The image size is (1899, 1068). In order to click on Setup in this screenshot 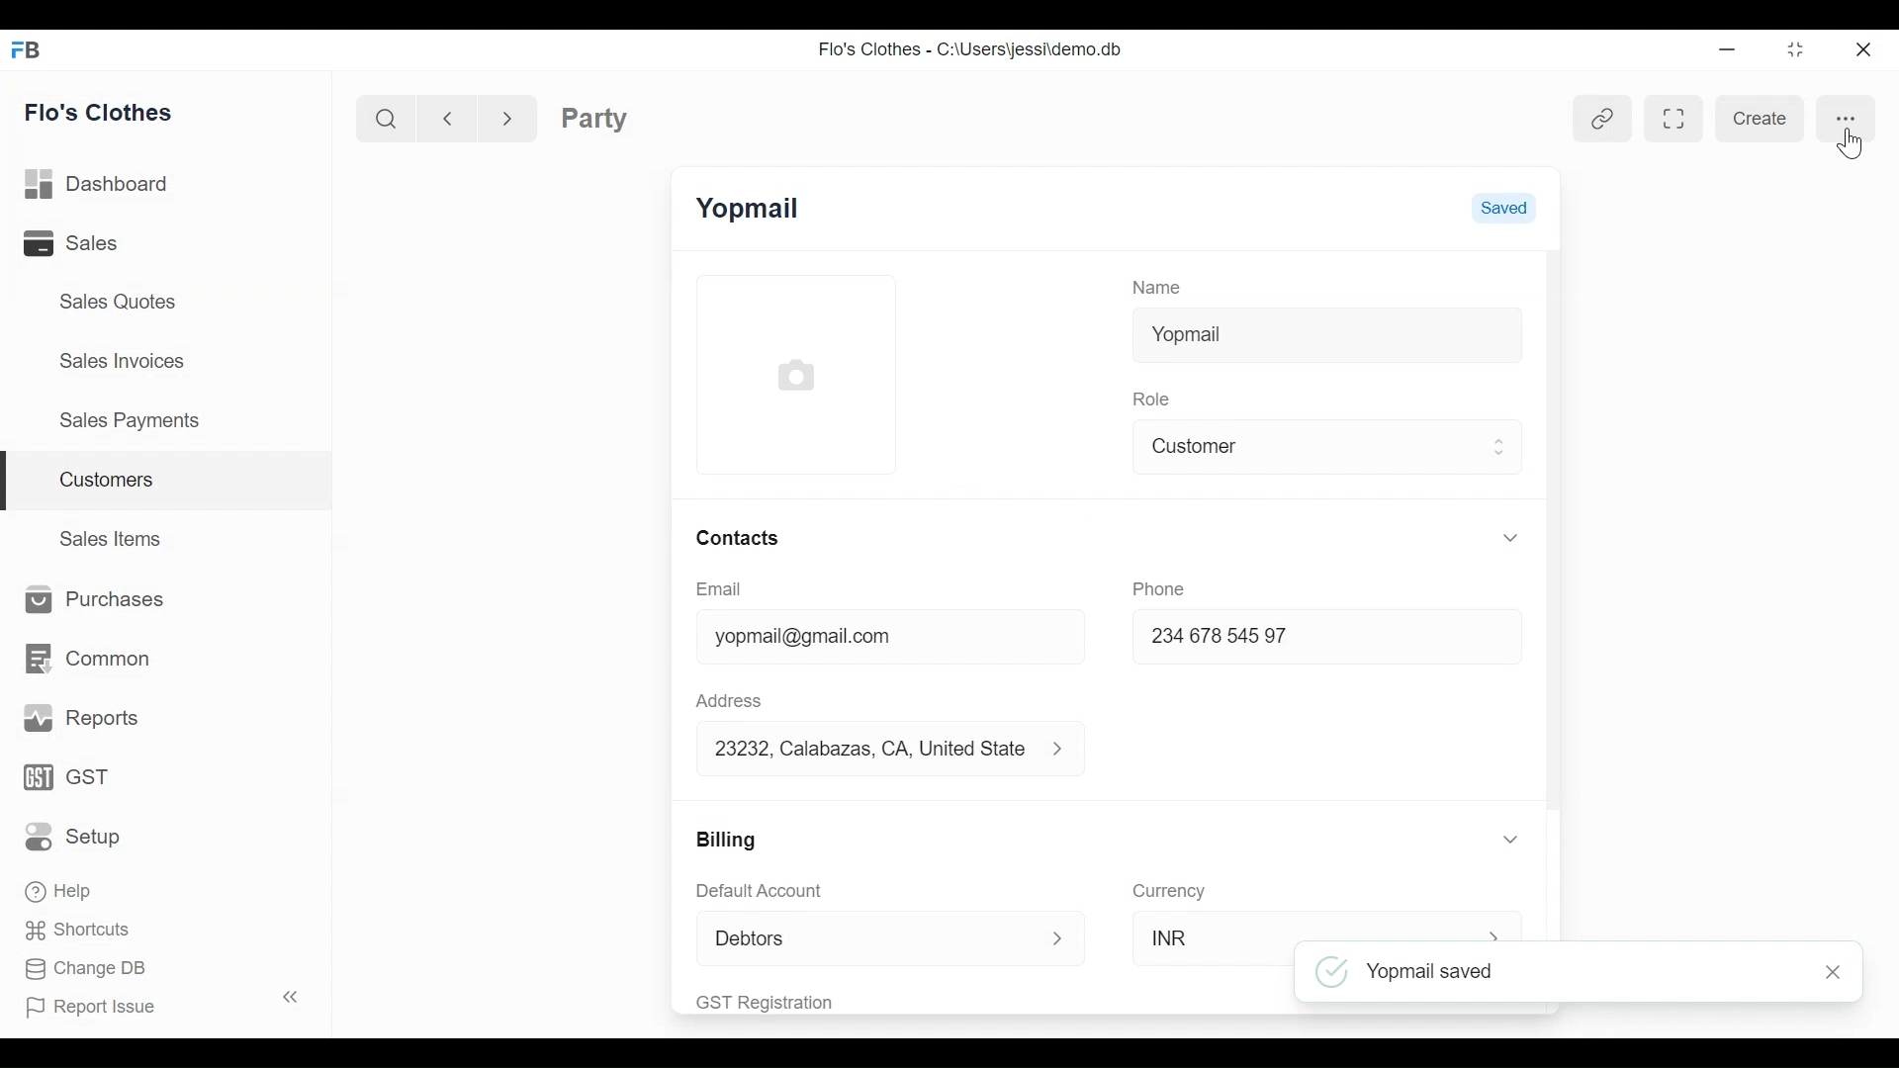, I will do `click(78, 836)`.